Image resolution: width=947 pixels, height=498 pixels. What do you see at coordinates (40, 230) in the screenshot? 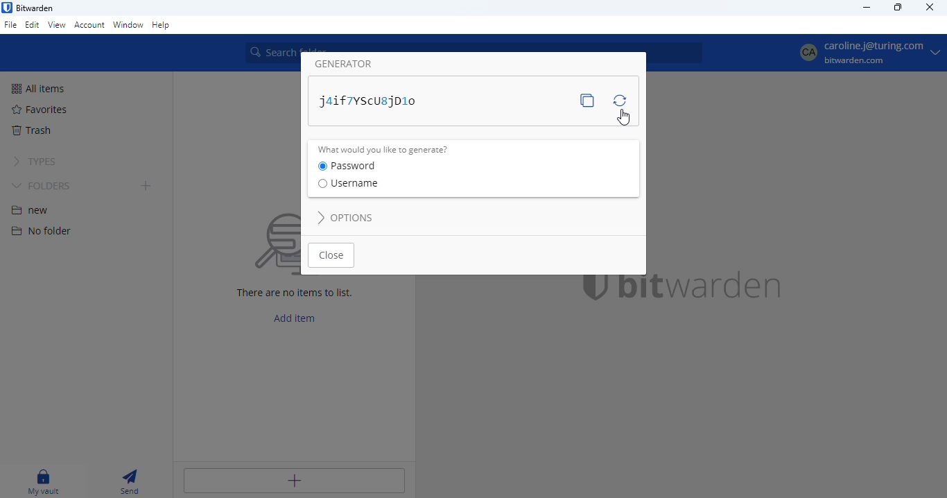
I see `no folder` at bounding box center [40, 230].